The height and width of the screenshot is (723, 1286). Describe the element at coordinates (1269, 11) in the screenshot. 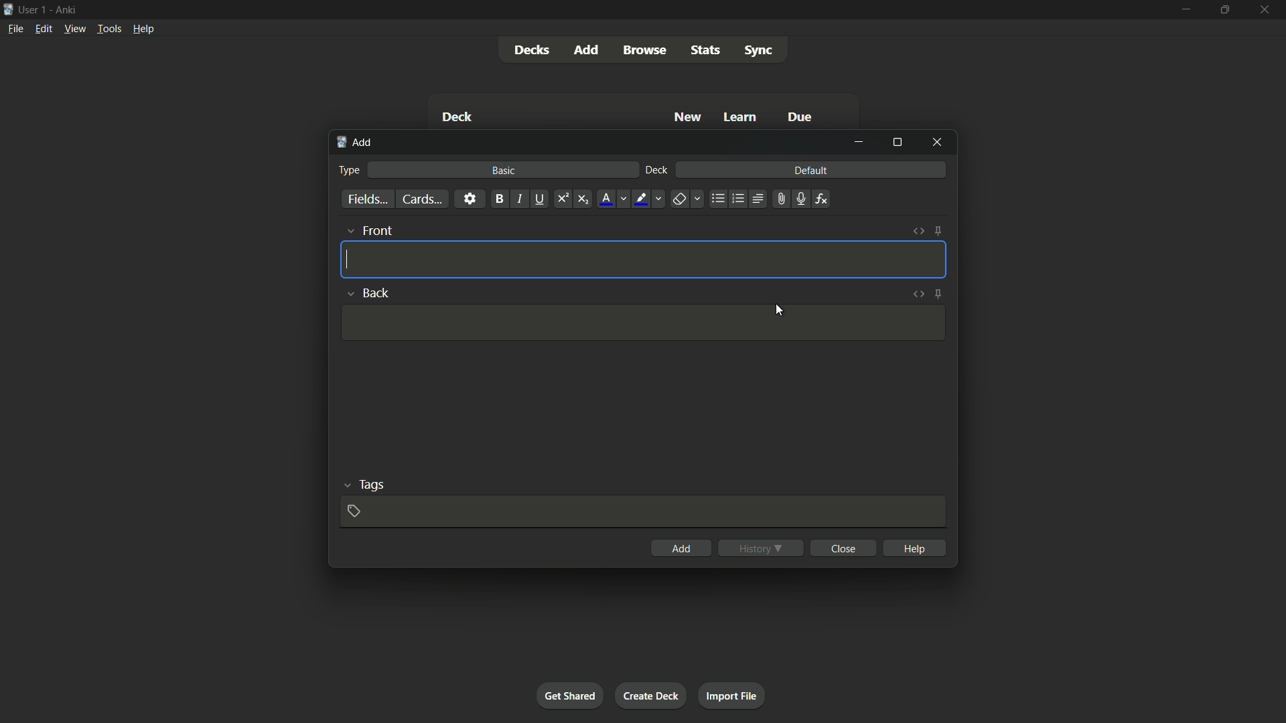

I see `close app` at that location.